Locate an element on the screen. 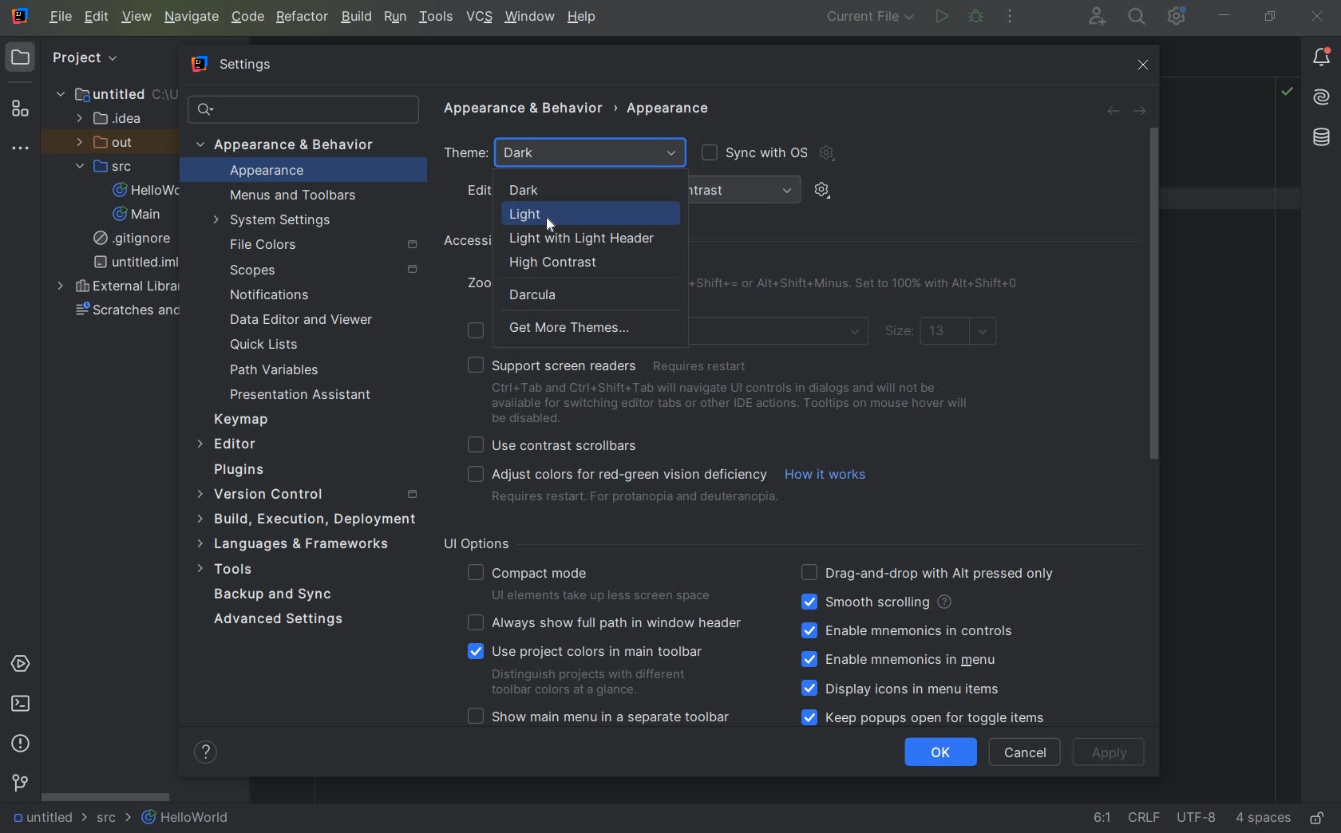  display icons in menu items(checked) is located at coordinates (904, 689).